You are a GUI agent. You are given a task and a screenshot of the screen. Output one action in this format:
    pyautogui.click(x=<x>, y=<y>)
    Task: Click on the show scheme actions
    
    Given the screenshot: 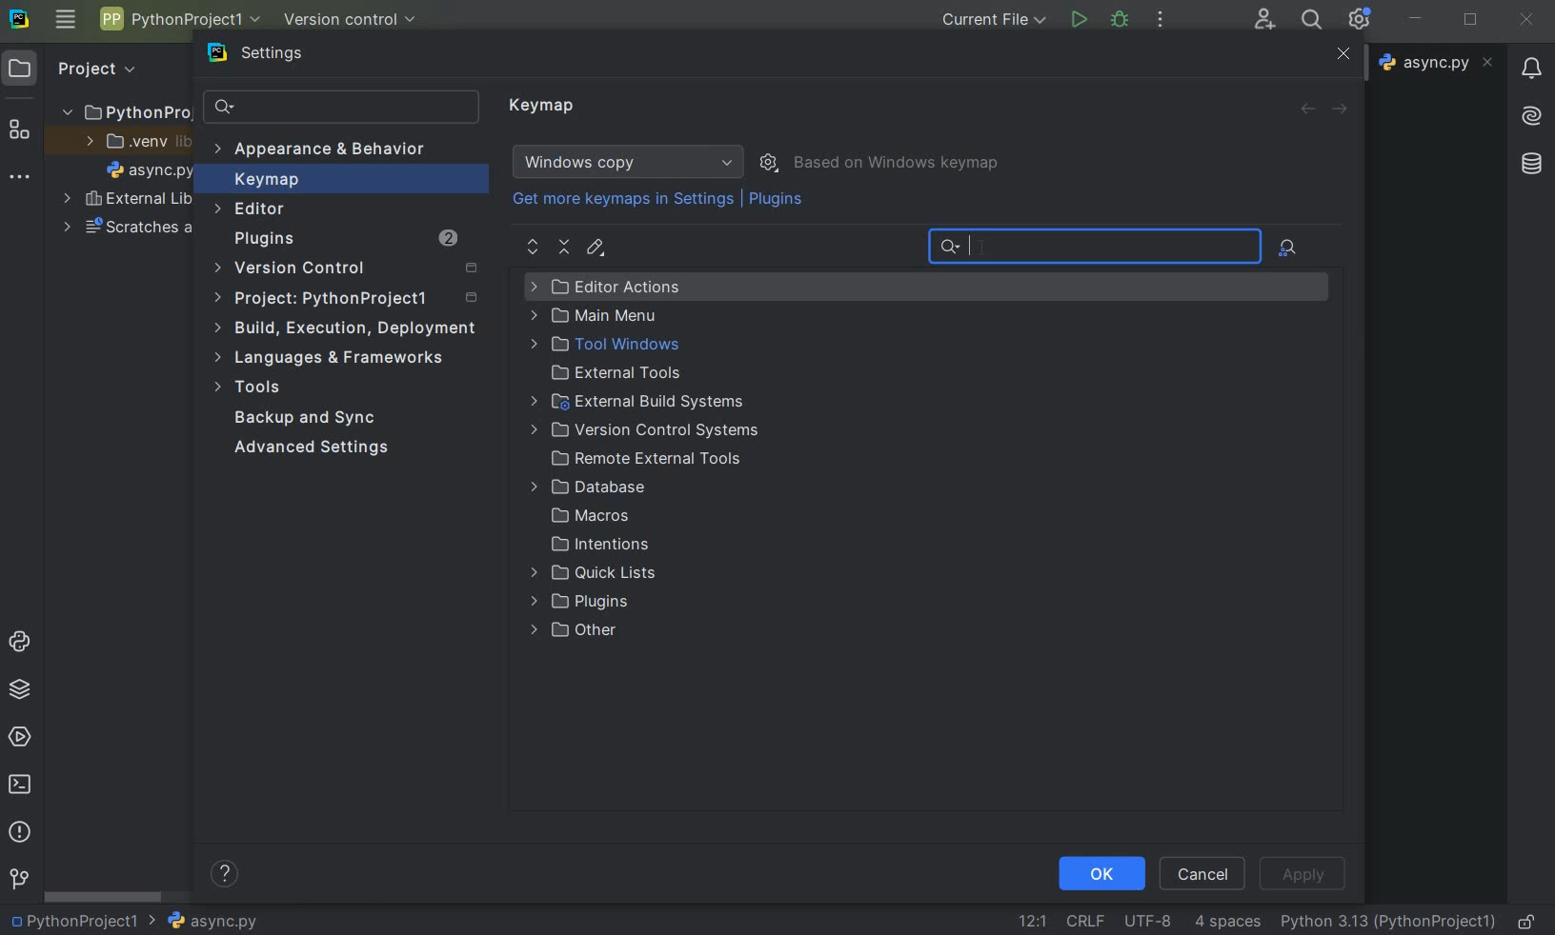 What is the action you would take?
    pyautogui.click(x=771, y=161)
    